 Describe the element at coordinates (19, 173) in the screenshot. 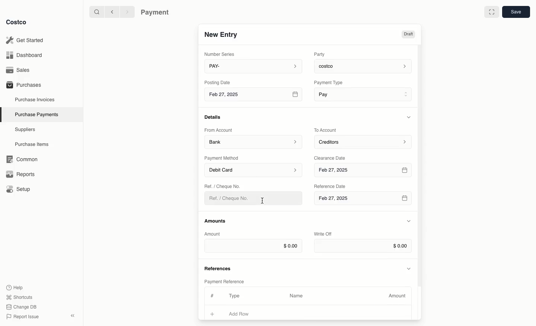

I see `Reports` at that location.